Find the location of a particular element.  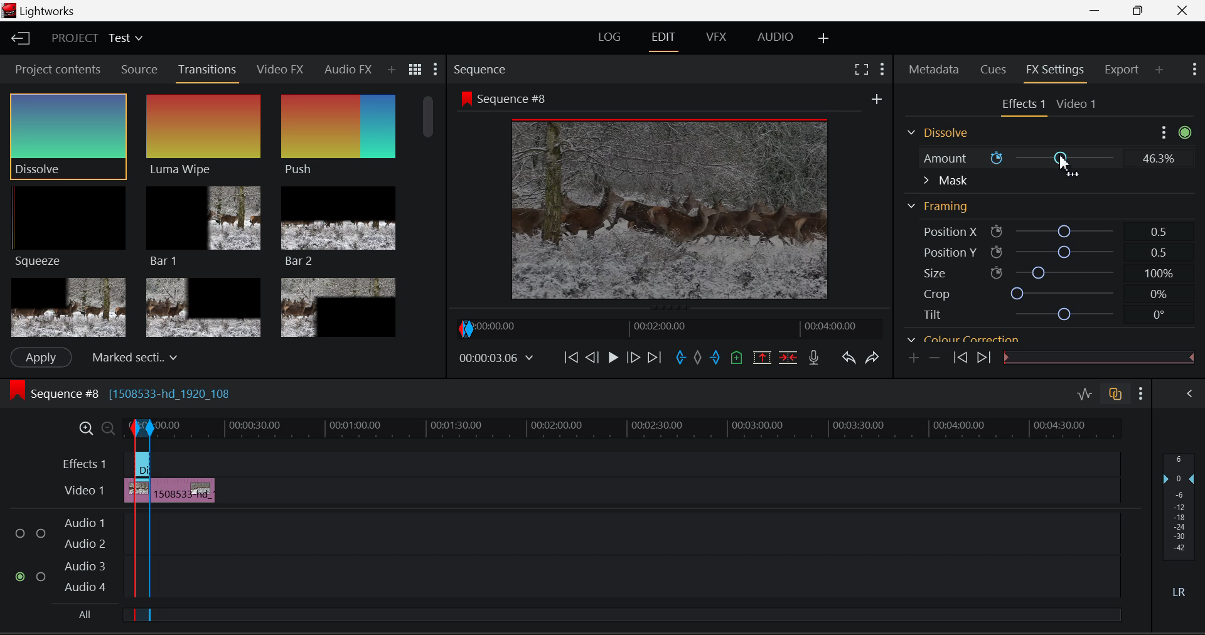

Mark In Point is located at coordinates (681, 360).